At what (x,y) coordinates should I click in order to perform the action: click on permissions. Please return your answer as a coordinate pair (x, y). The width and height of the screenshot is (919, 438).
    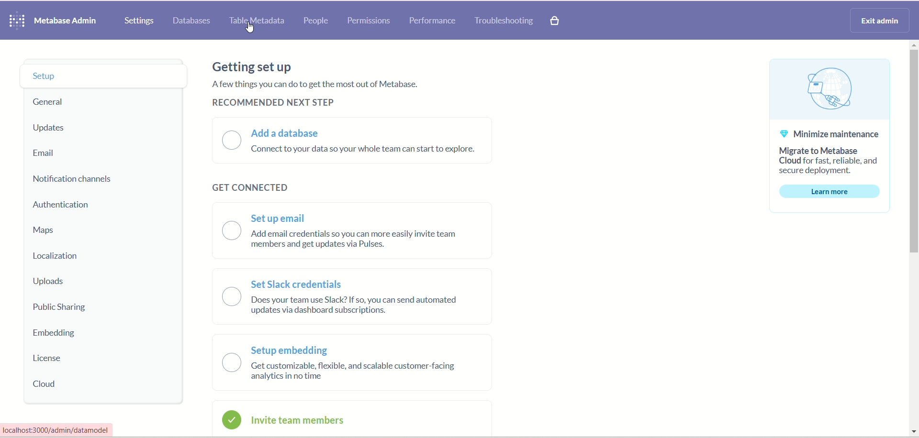
    Looking at the image, I should click on (370, 21).